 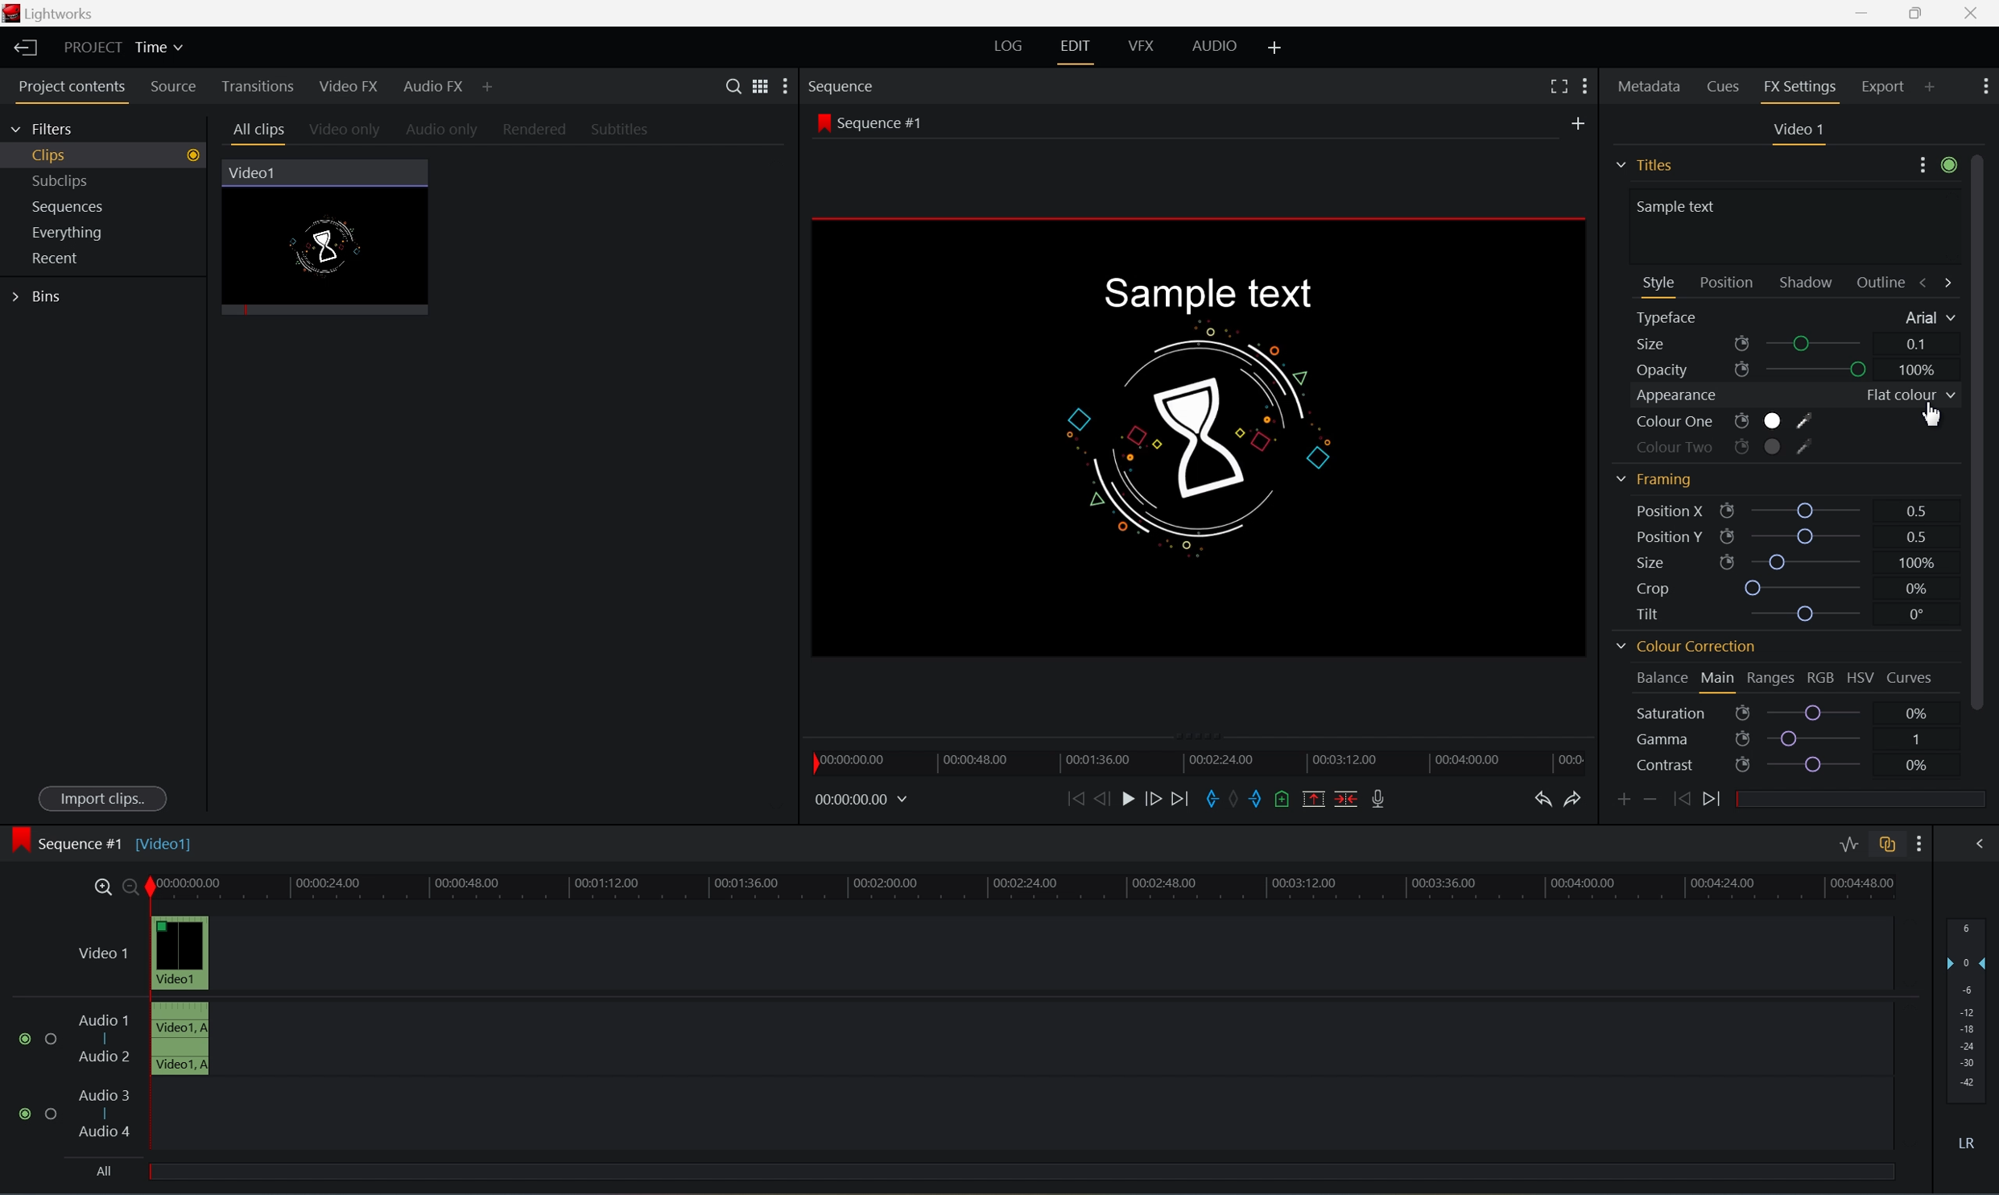 I want to click on move backward, so click(x=1076, y=799).